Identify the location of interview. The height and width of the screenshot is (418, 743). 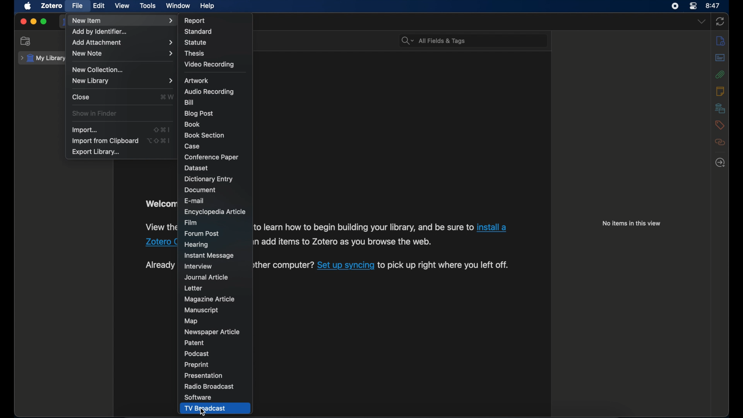
(199, 266).